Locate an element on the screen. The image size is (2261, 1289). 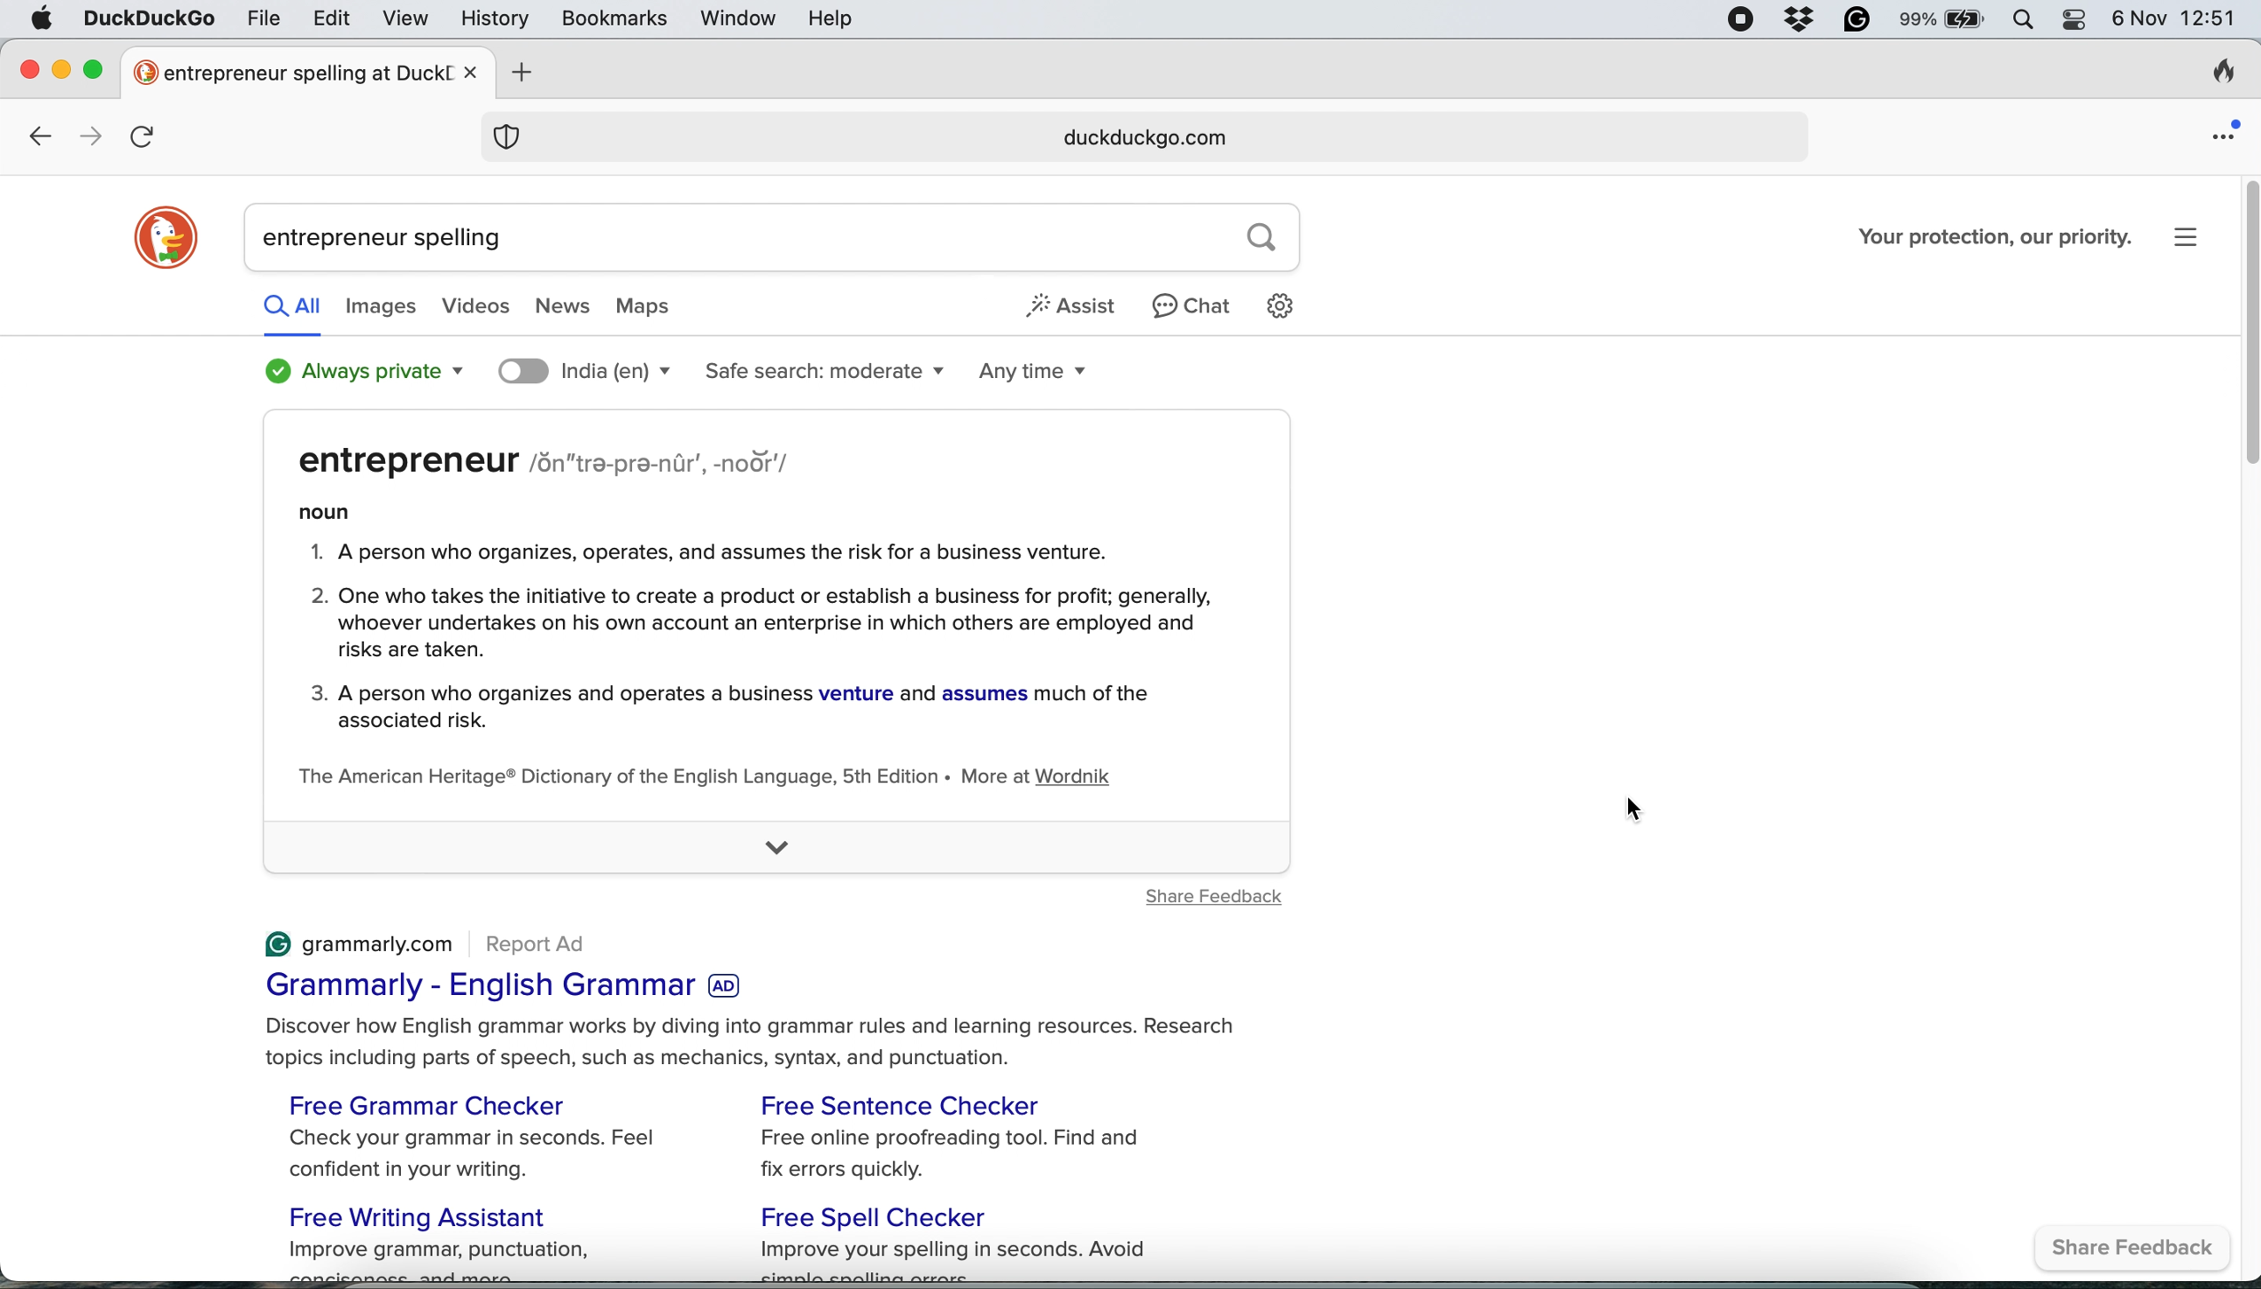
maximize is located at coordinates (99, 69).